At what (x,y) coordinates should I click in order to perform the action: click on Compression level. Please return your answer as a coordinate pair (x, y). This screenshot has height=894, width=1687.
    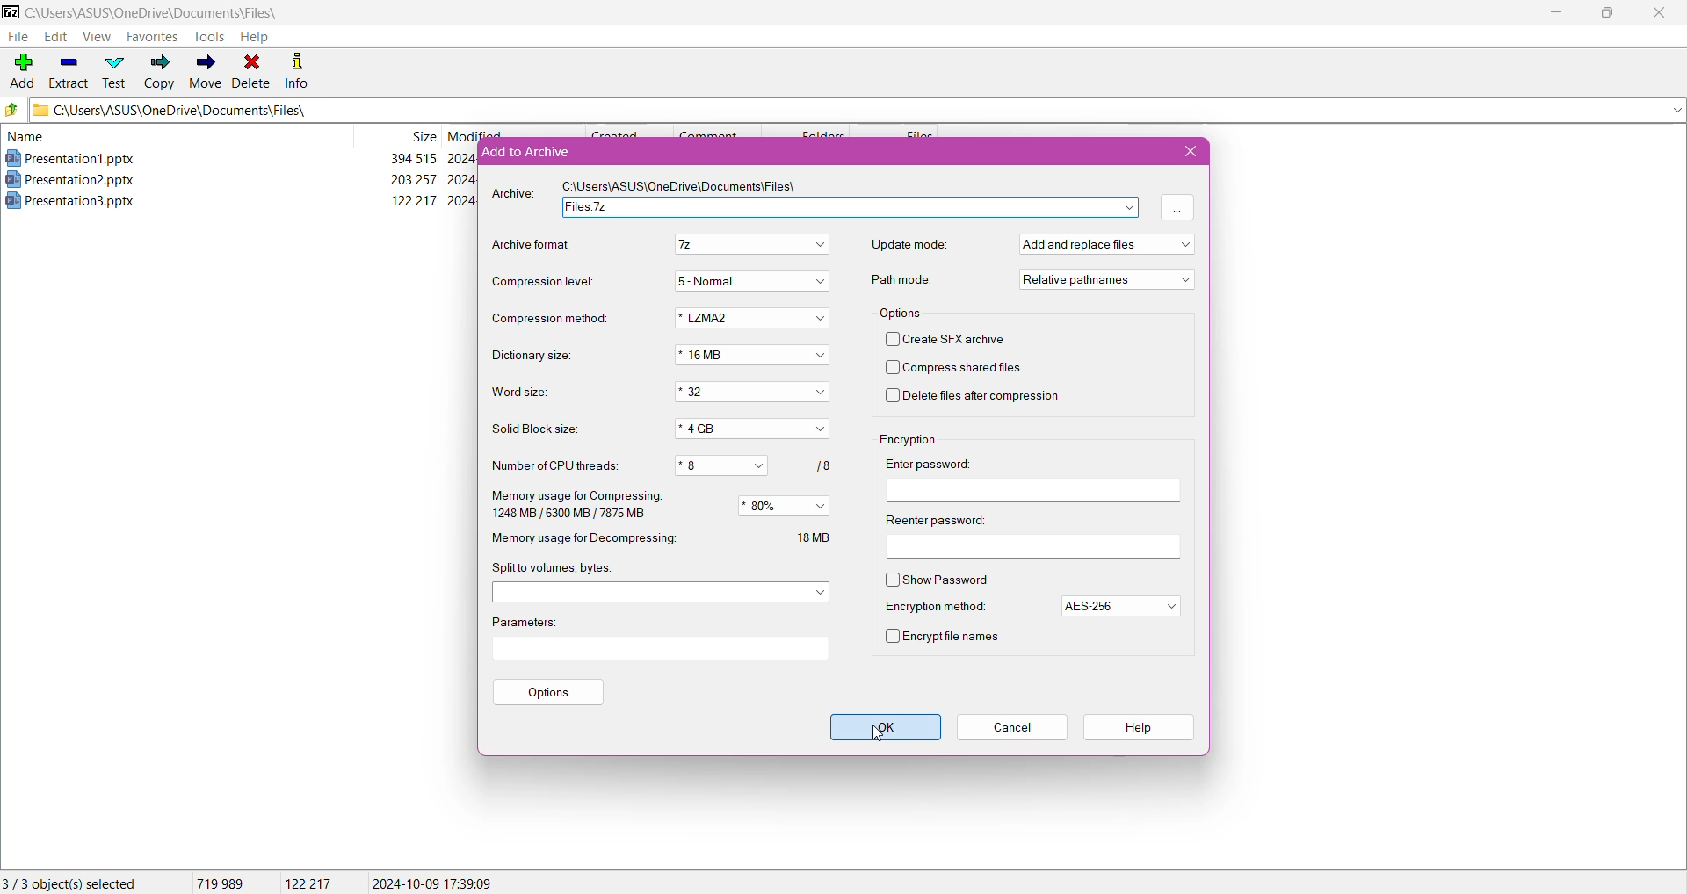
    Looking at the image, I should click on (538, 280).